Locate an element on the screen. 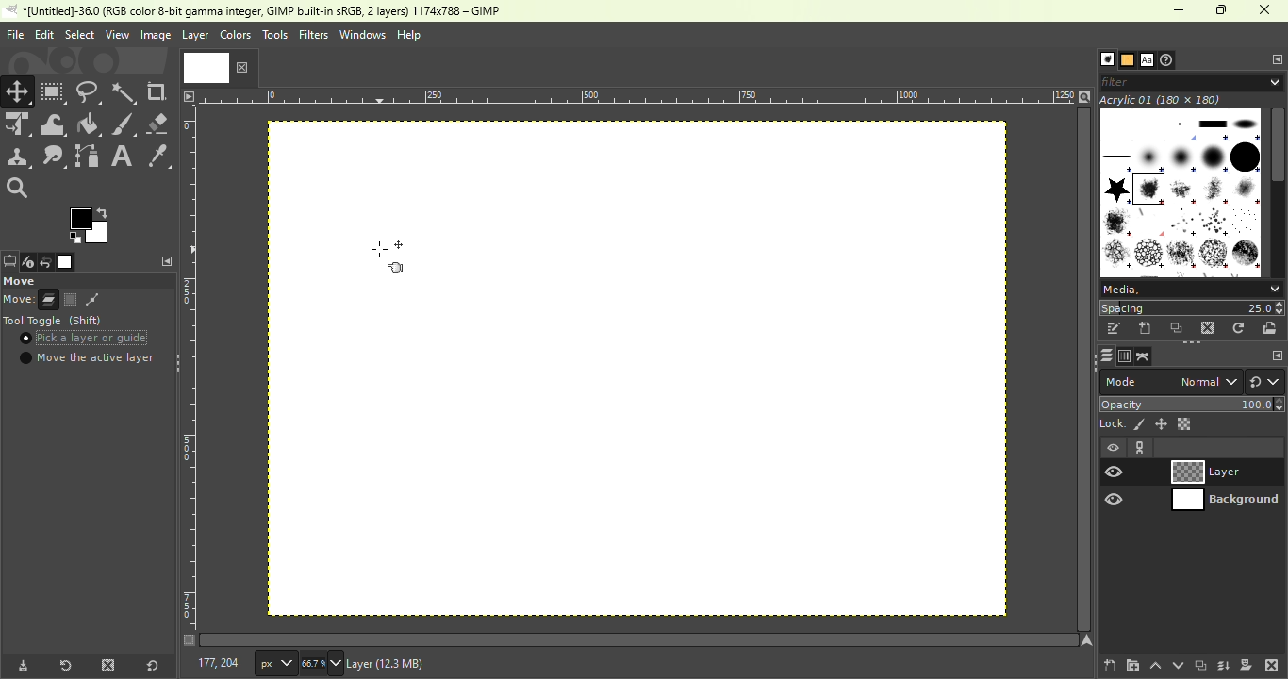 The width and height of the screenshot is (1288, 679). Clone tool is located at coordinates (19, 158).